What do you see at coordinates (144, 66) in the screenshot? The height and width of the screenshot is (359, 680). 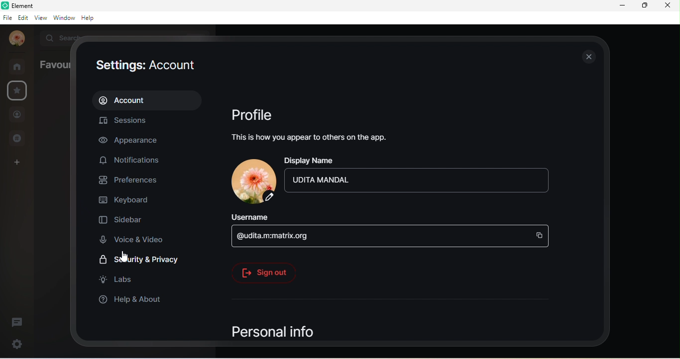 I see `setting account` at bounding box center [144, 66].